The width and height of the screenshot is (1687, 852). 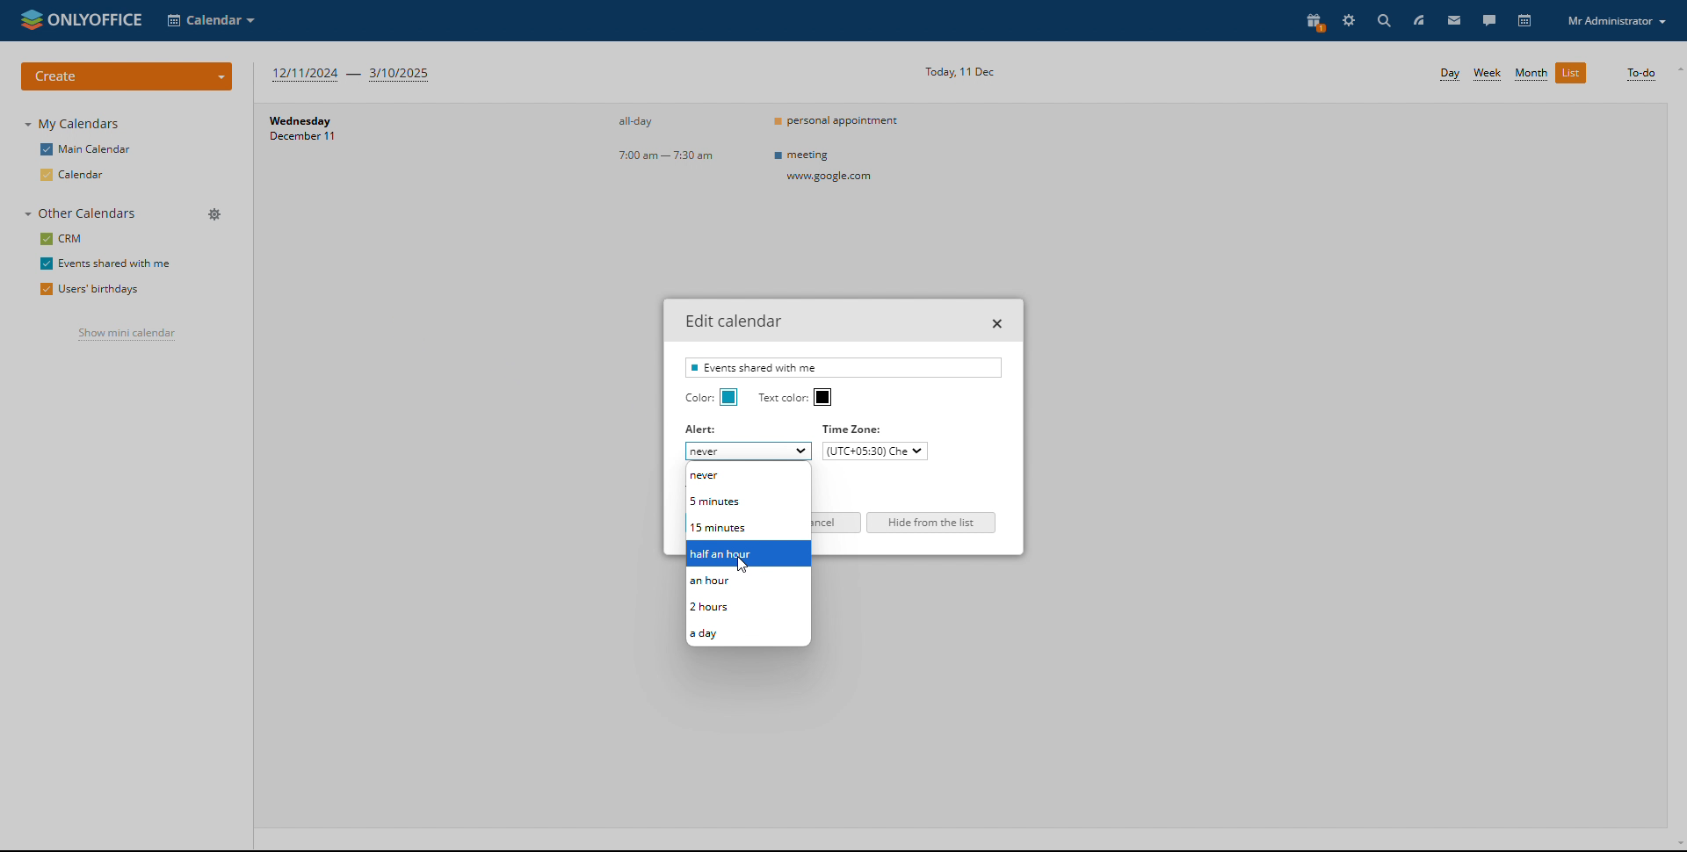 What do you see at coordinates (1676, 846) in the screenshot?
I see `scroll down` at bounding box center [1676, 846].